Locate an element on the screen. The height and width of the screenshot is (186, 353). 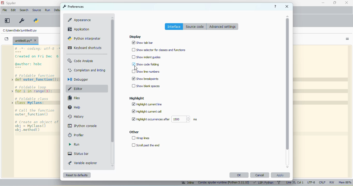
inline is located at coordinates (187, 183).